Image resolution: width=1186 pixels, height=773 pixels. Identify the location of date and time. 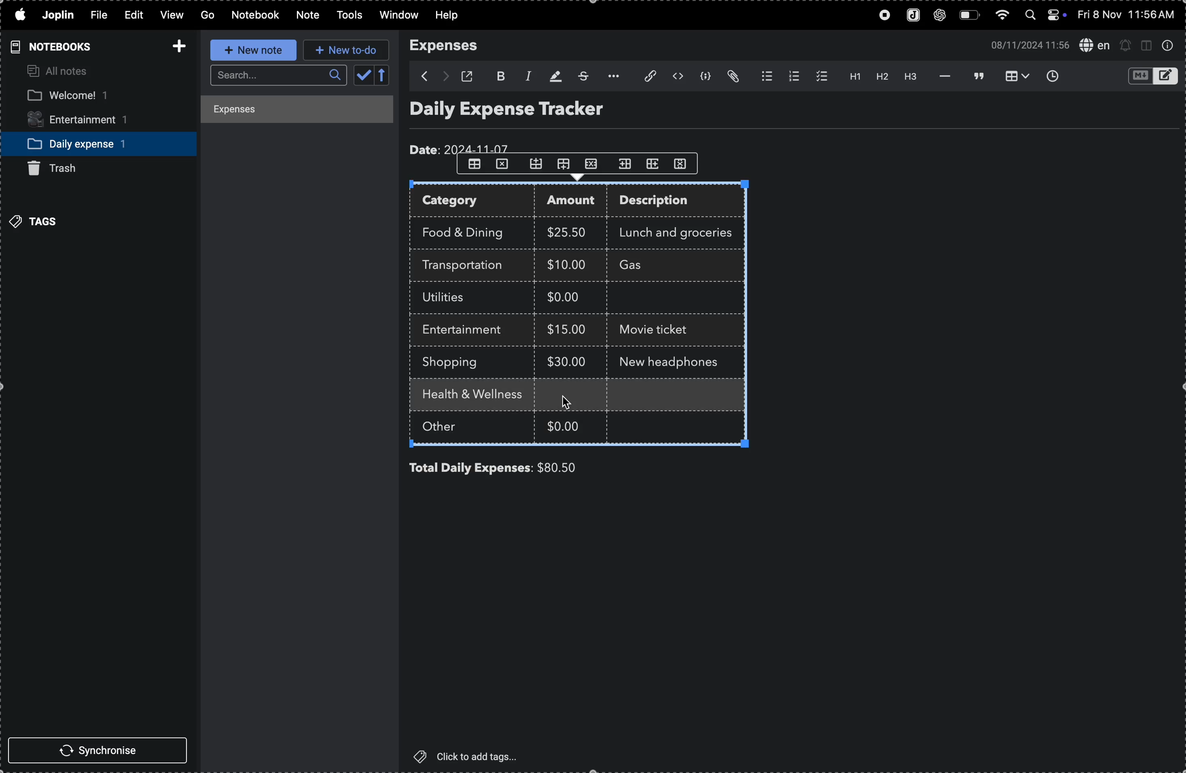
(1128, 15).